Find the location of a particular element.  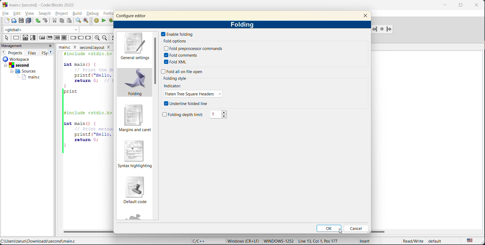

copy is located at coordinates (62, 21).